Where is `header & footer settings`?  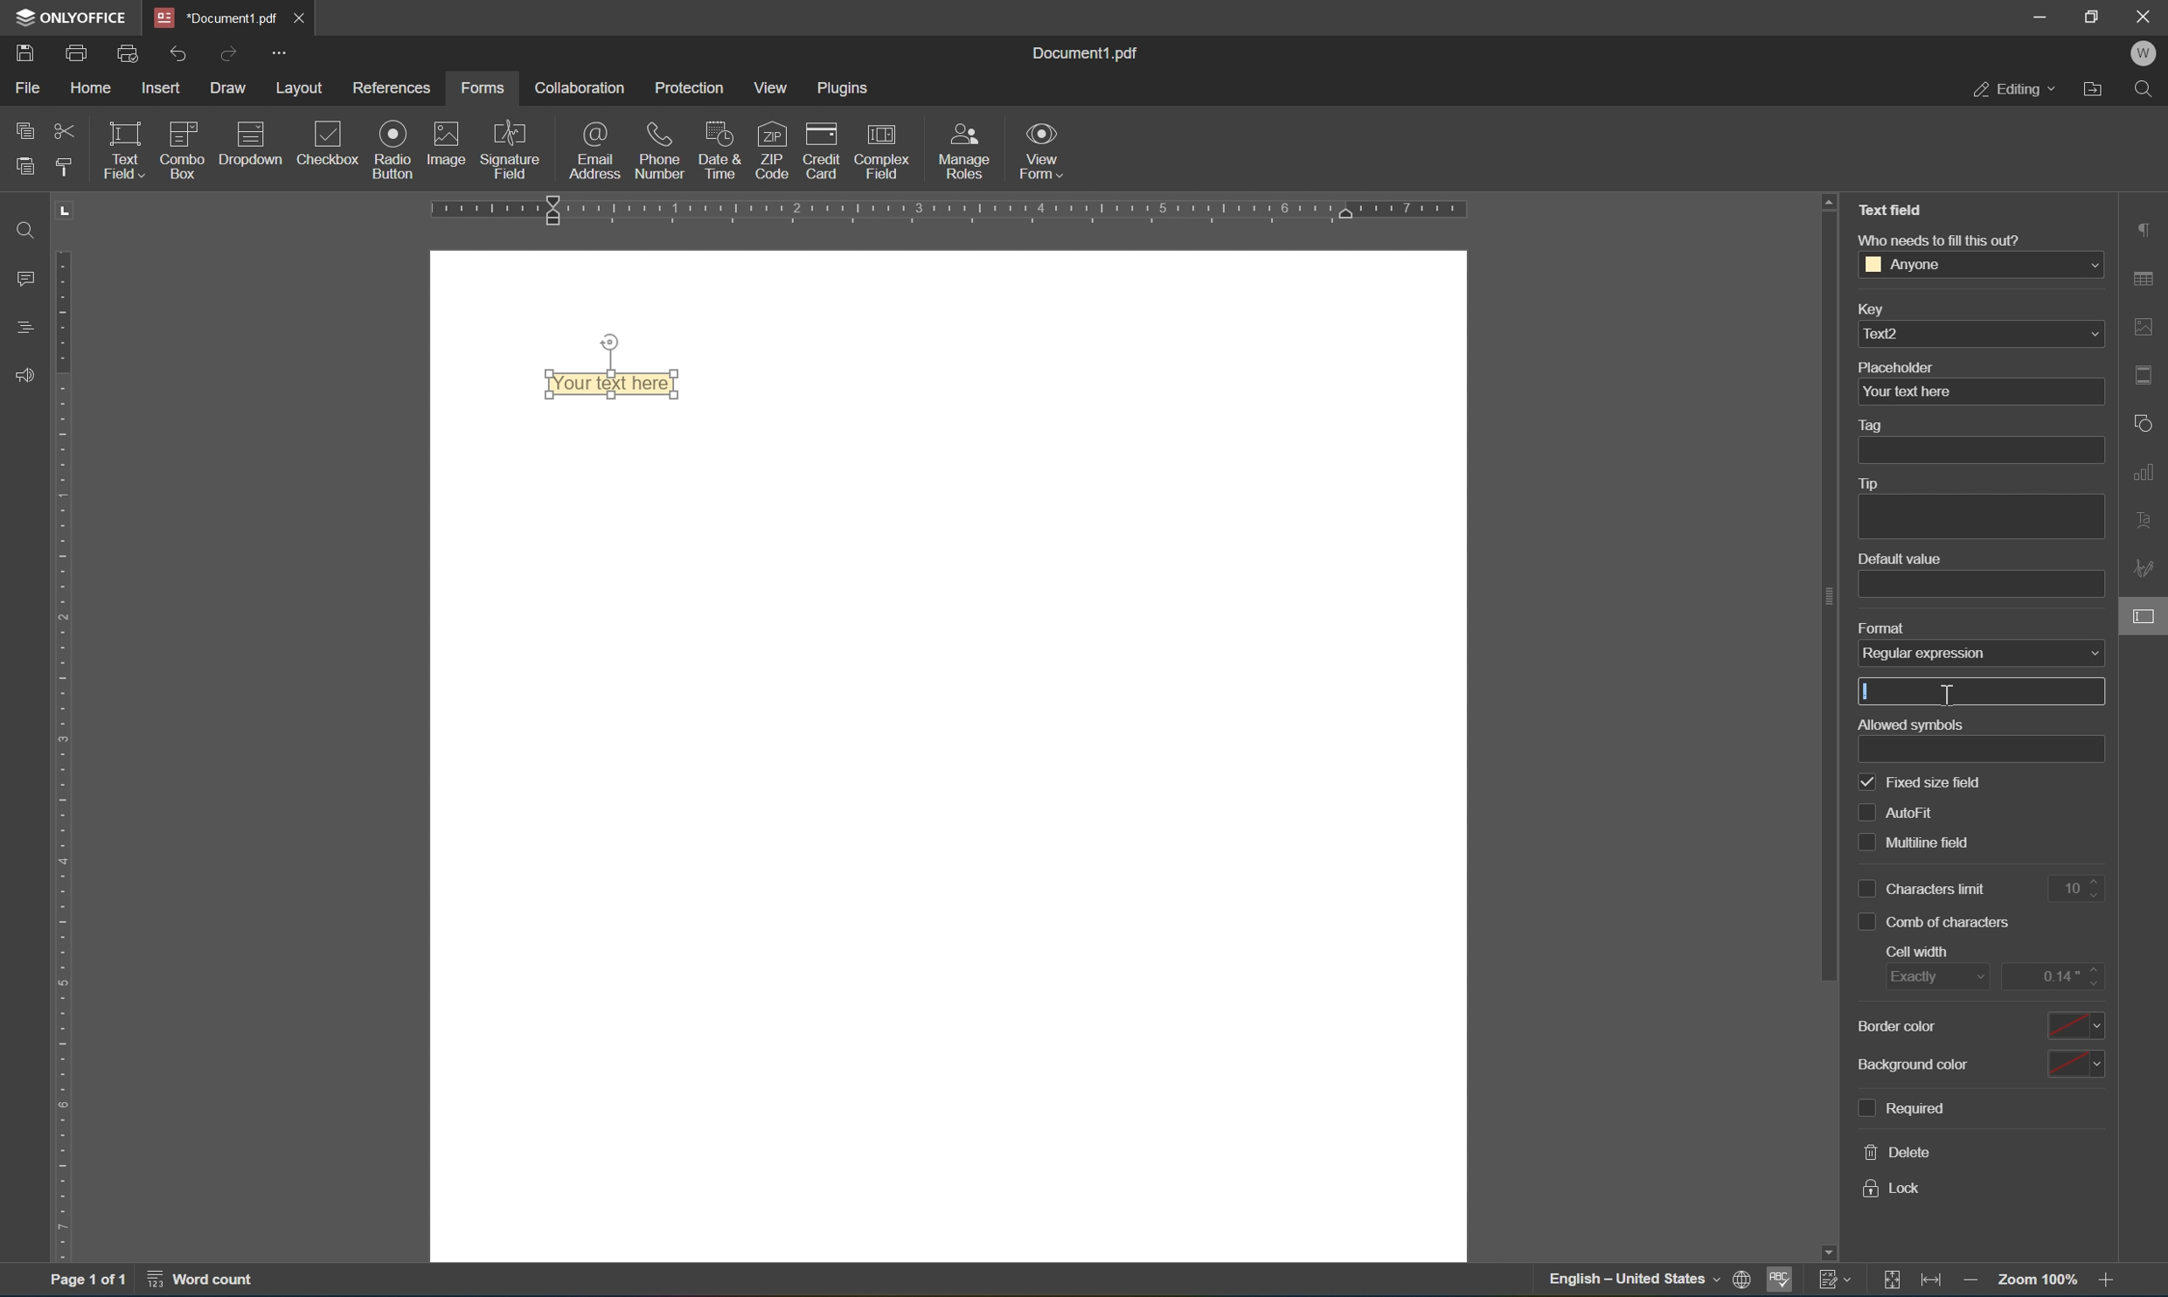
header & footer settings is located at coordinates (2145, 377).